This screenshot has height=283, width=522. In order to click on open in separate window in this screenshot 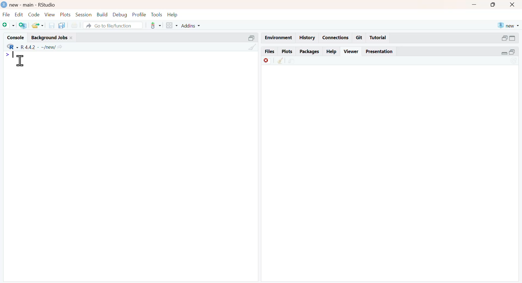, I will do `click(252, 38)`.